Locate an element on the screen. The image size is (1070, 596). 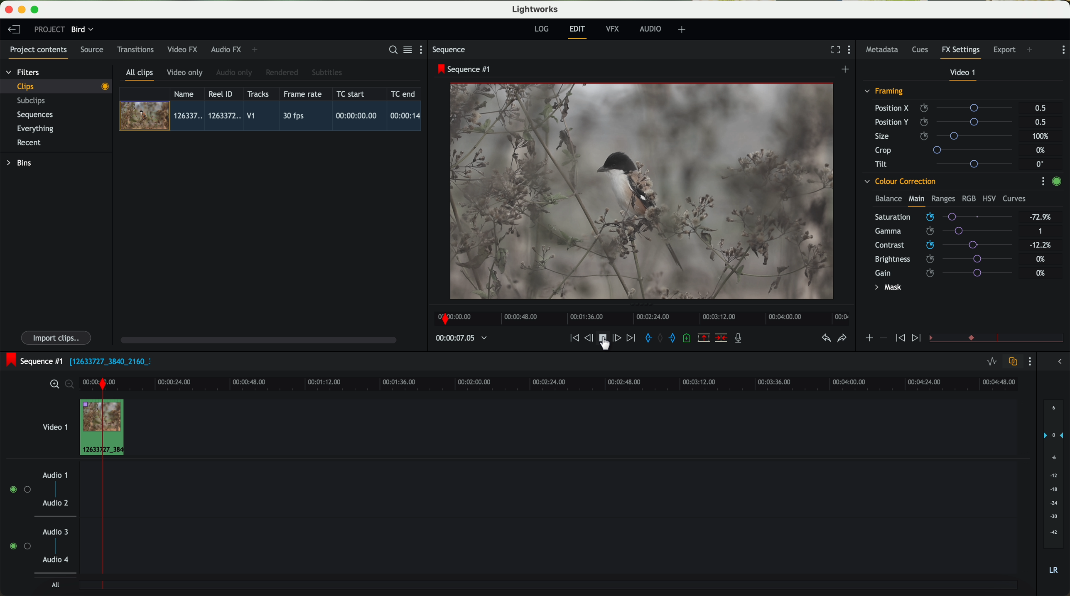
name is located at coordinates (187, 94).